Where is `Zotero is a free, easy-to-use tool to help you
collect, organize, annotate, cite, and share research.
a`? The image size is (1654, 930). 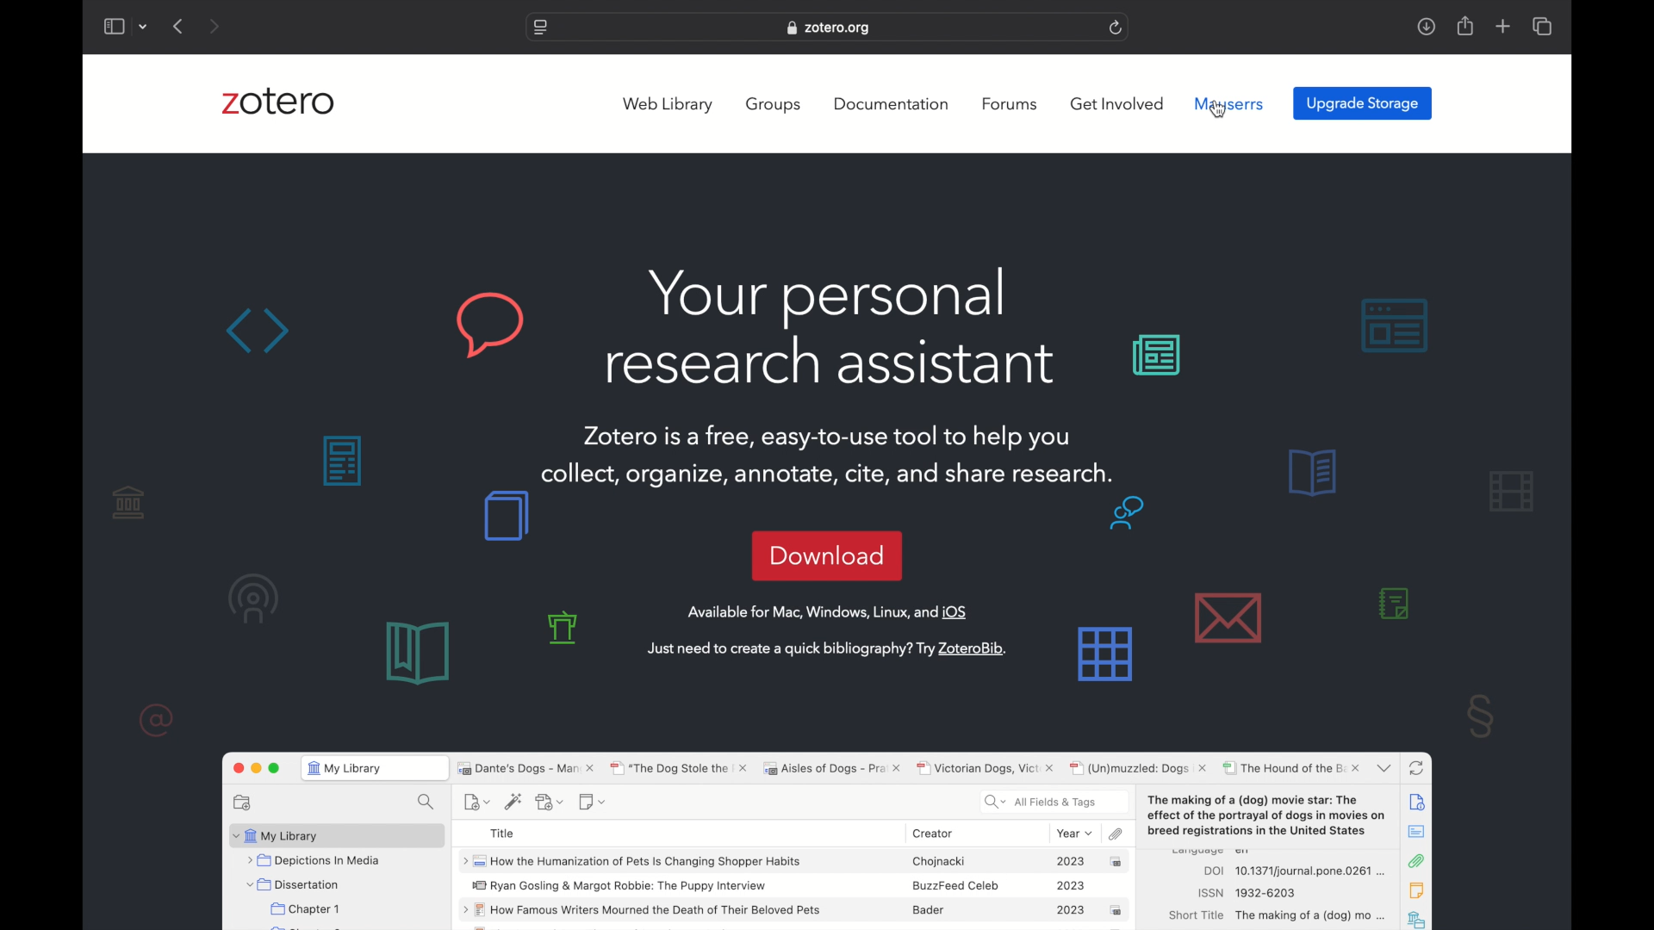
Zotero is a free, easy-to-use tool to help you
collect, organize, annotate, cite, and share research.
a is located at coordinates (846, 455).